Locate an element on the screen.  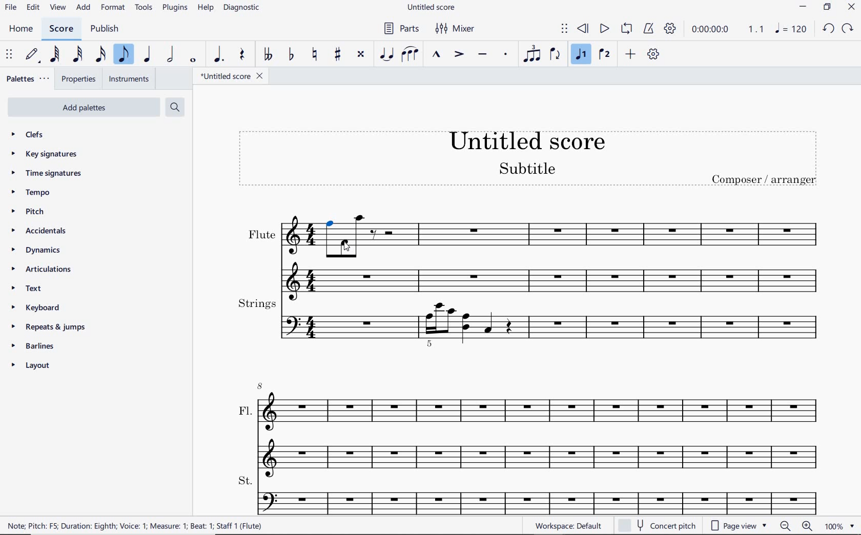
HELP is located at coordinates (205, 9).